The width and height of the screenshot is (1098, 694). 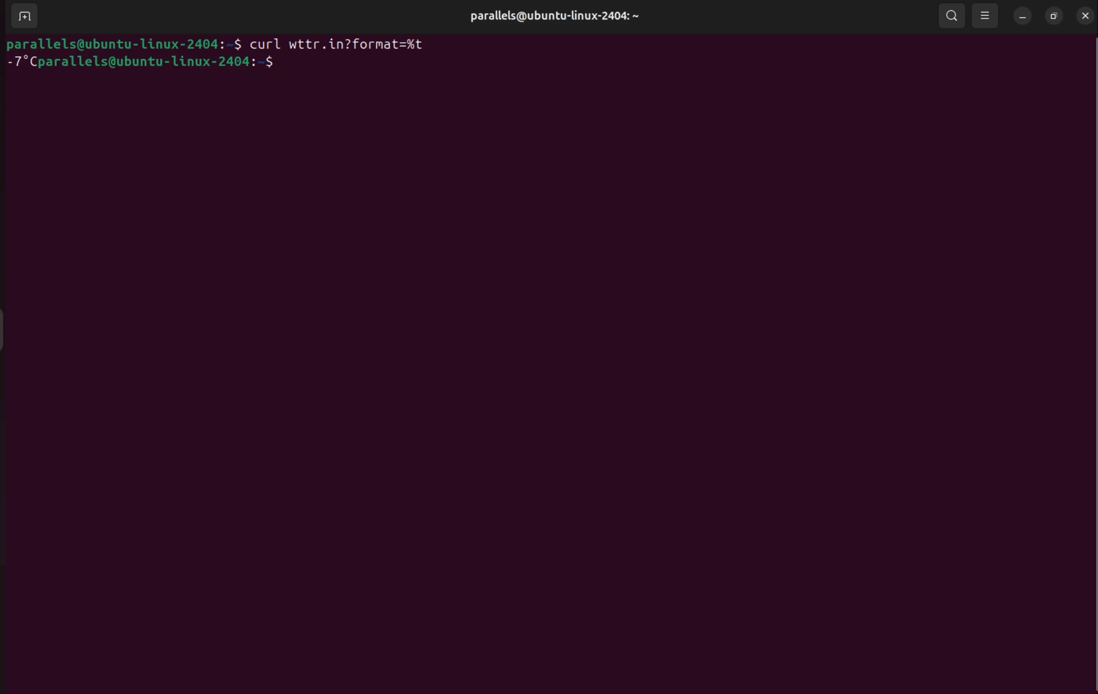 I want to click on add terminal, so click(x=24, y=16).